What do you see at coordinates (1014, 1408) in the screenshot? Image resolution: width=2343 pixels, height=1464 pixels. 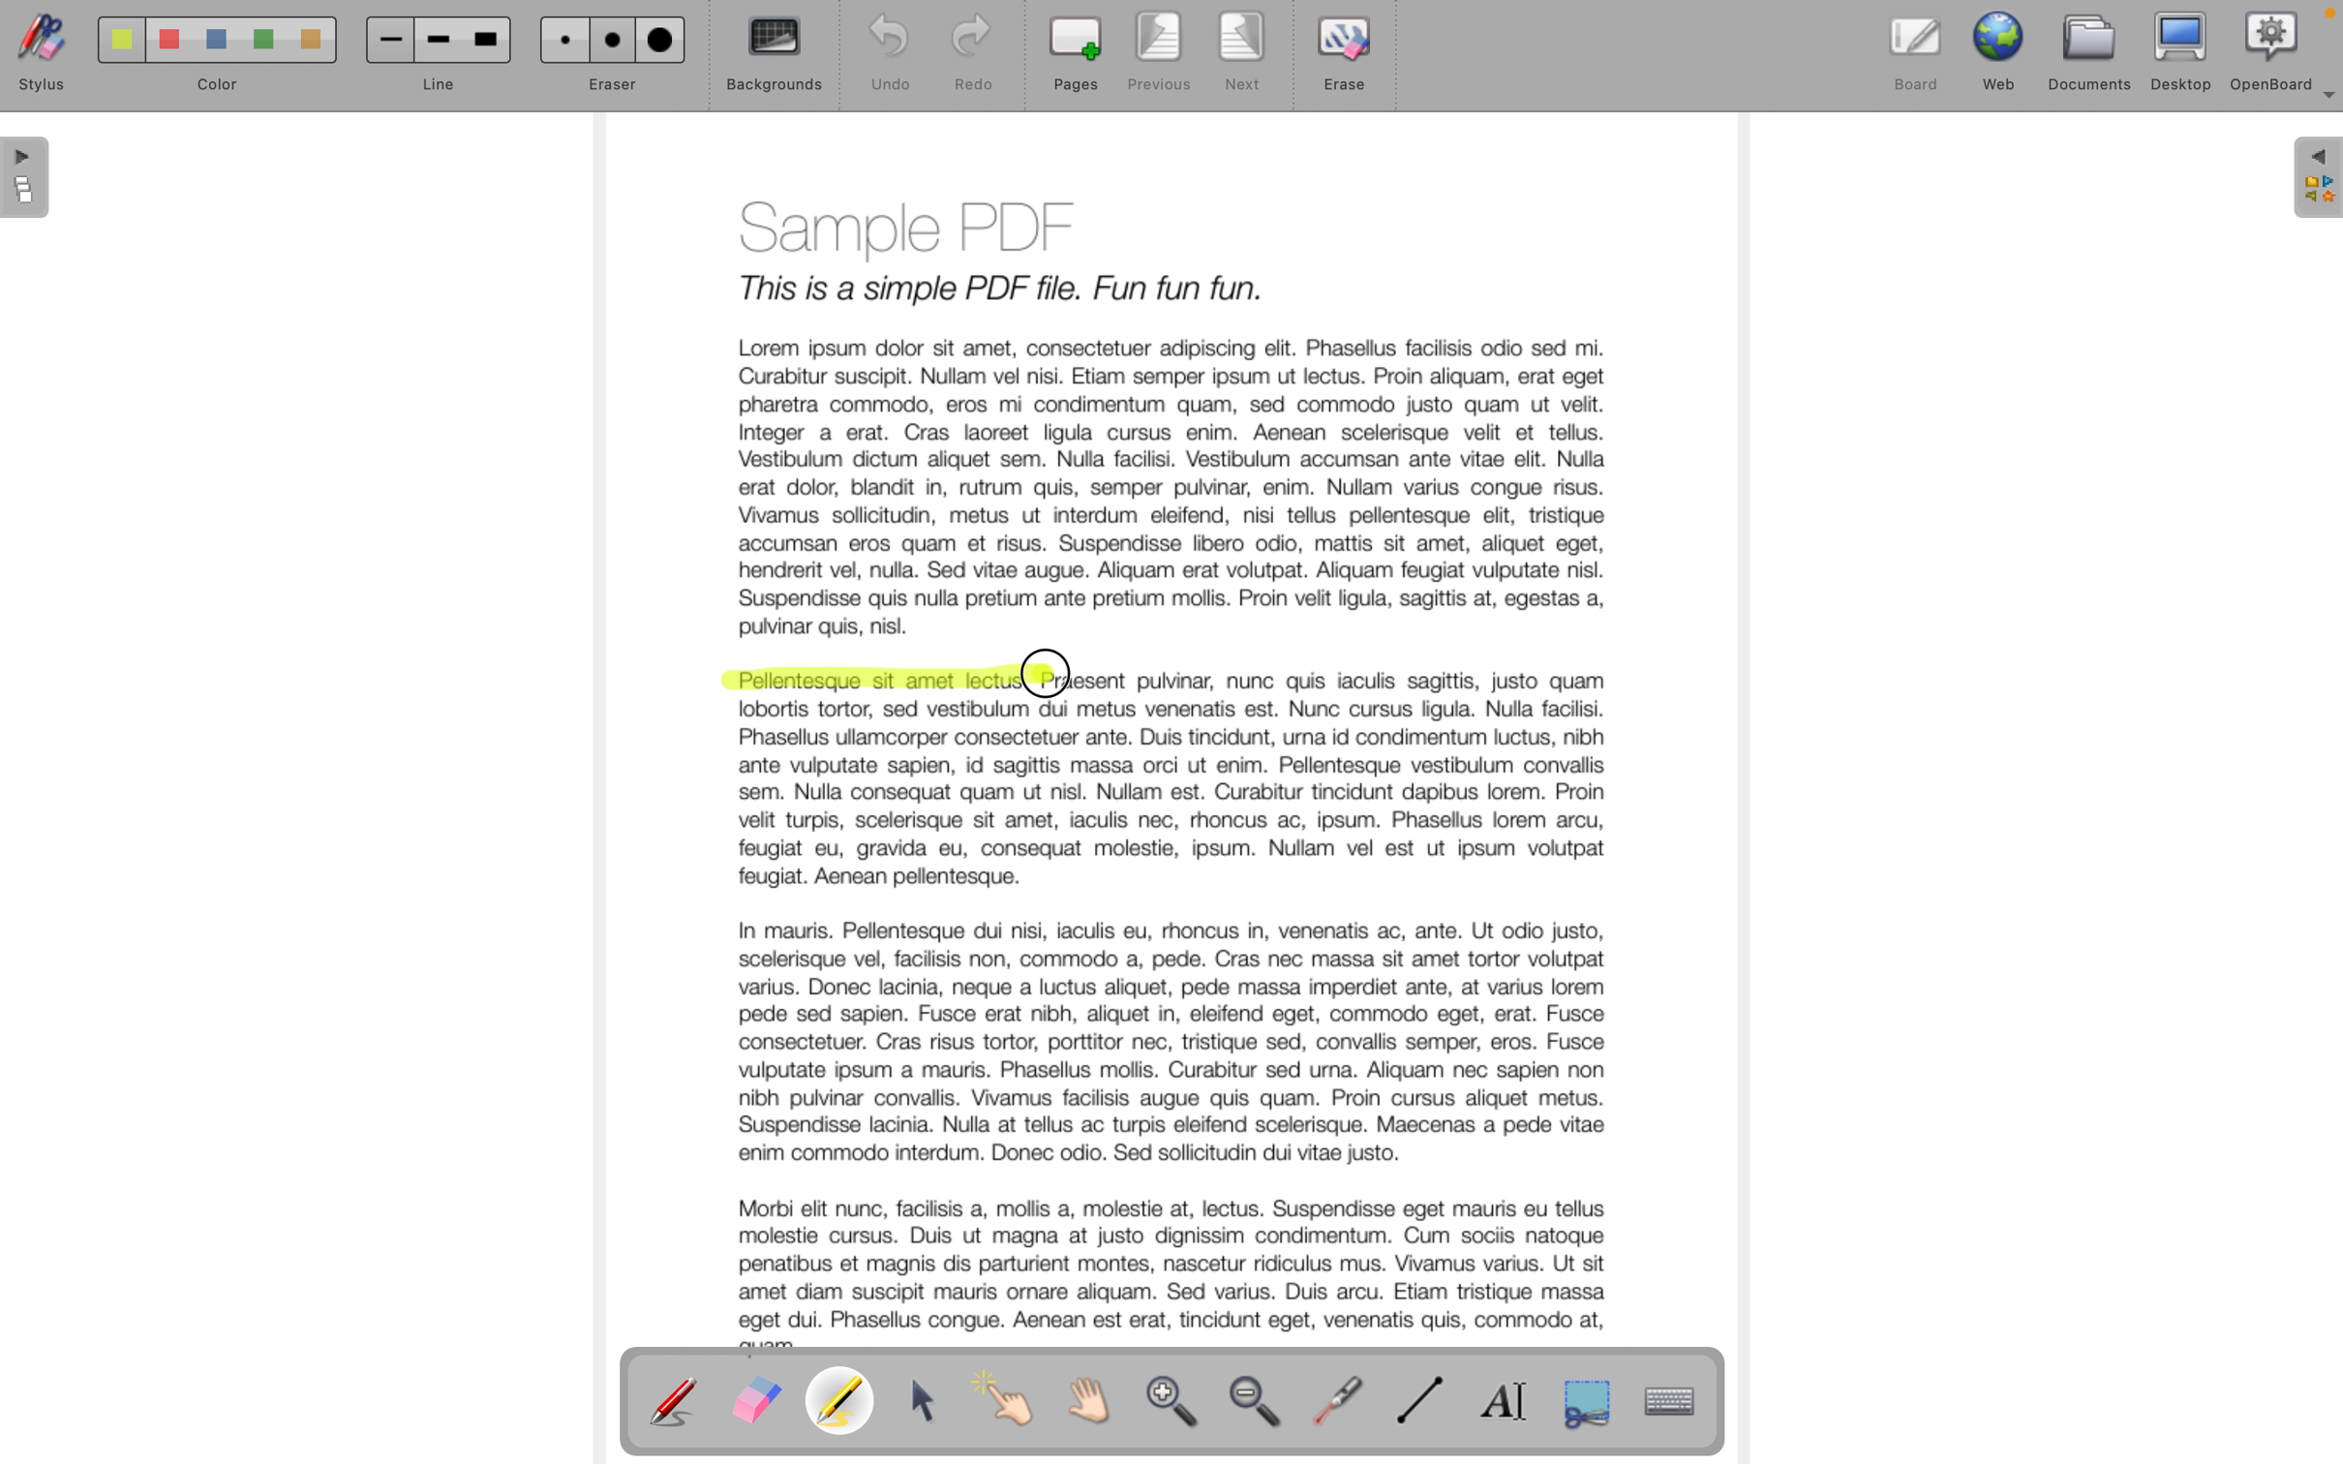 I see `interact with items` at bounding box center [1014, 1408].